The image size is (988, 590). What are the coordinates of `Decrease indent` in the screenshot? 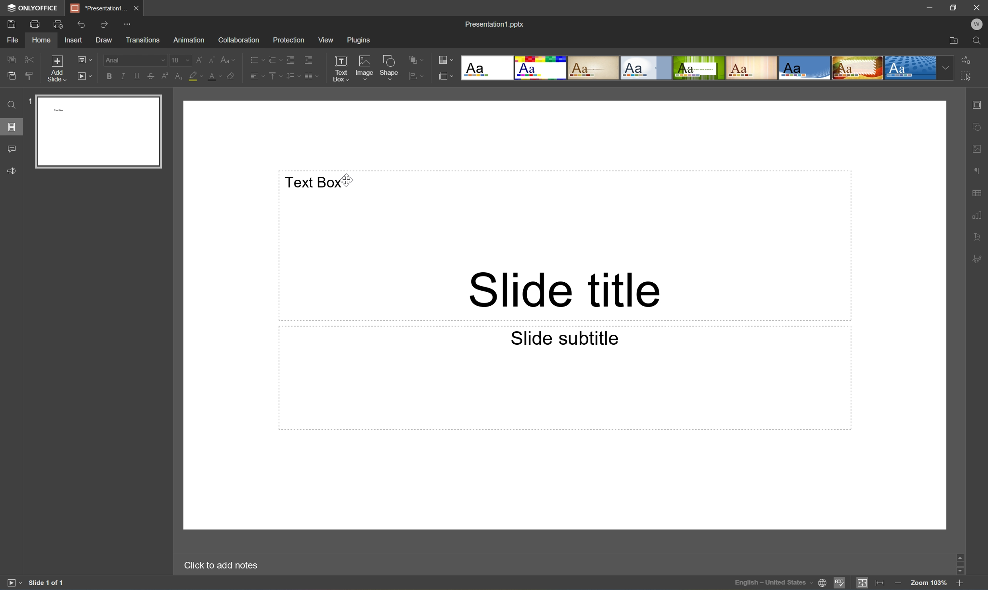 It's located at (288, 59).